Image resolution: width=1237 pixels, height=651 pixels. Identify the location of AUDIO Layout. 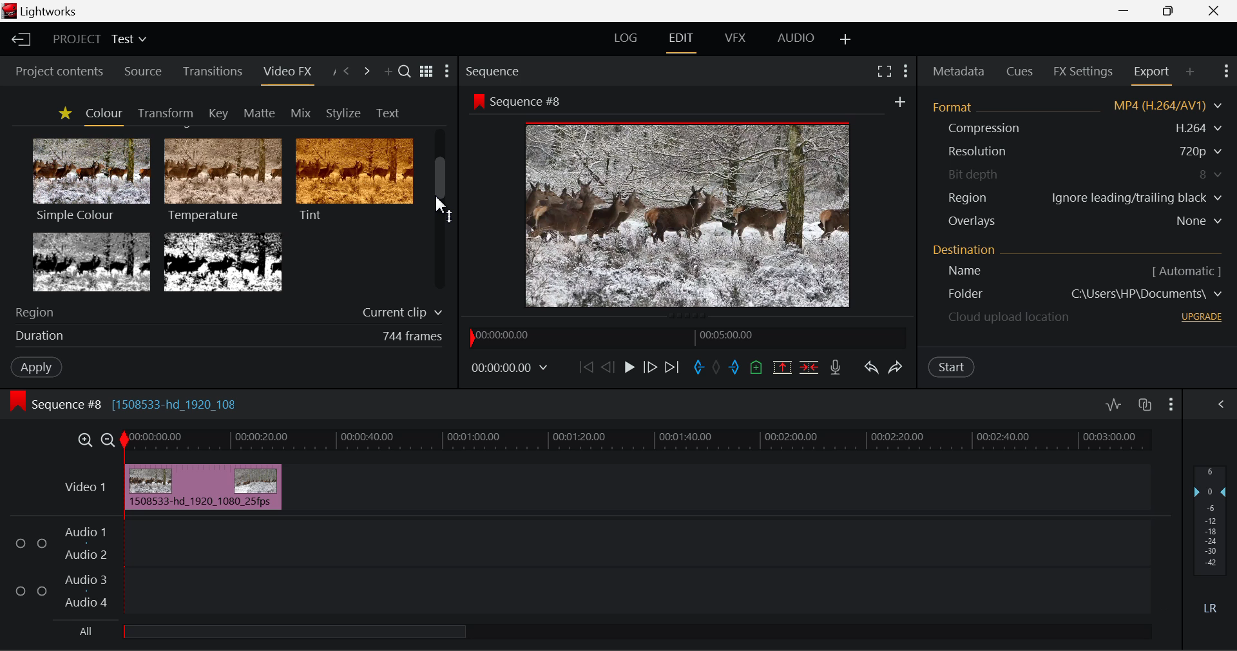
(796, 37).